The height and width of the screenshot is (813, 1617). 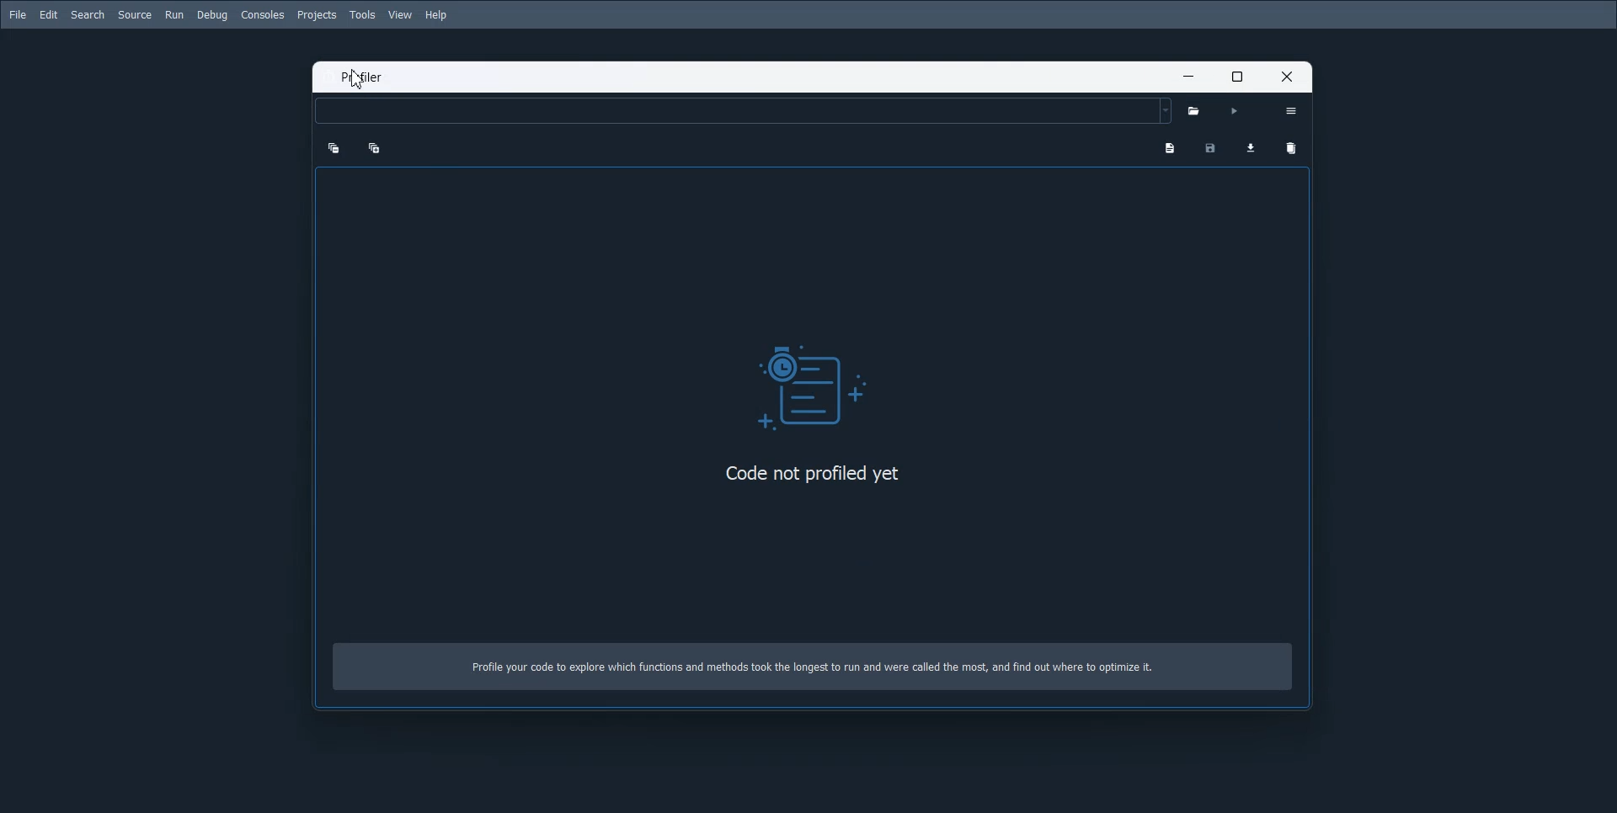 I want to click on Remove Vaiables, so click(x=1291, y=149).